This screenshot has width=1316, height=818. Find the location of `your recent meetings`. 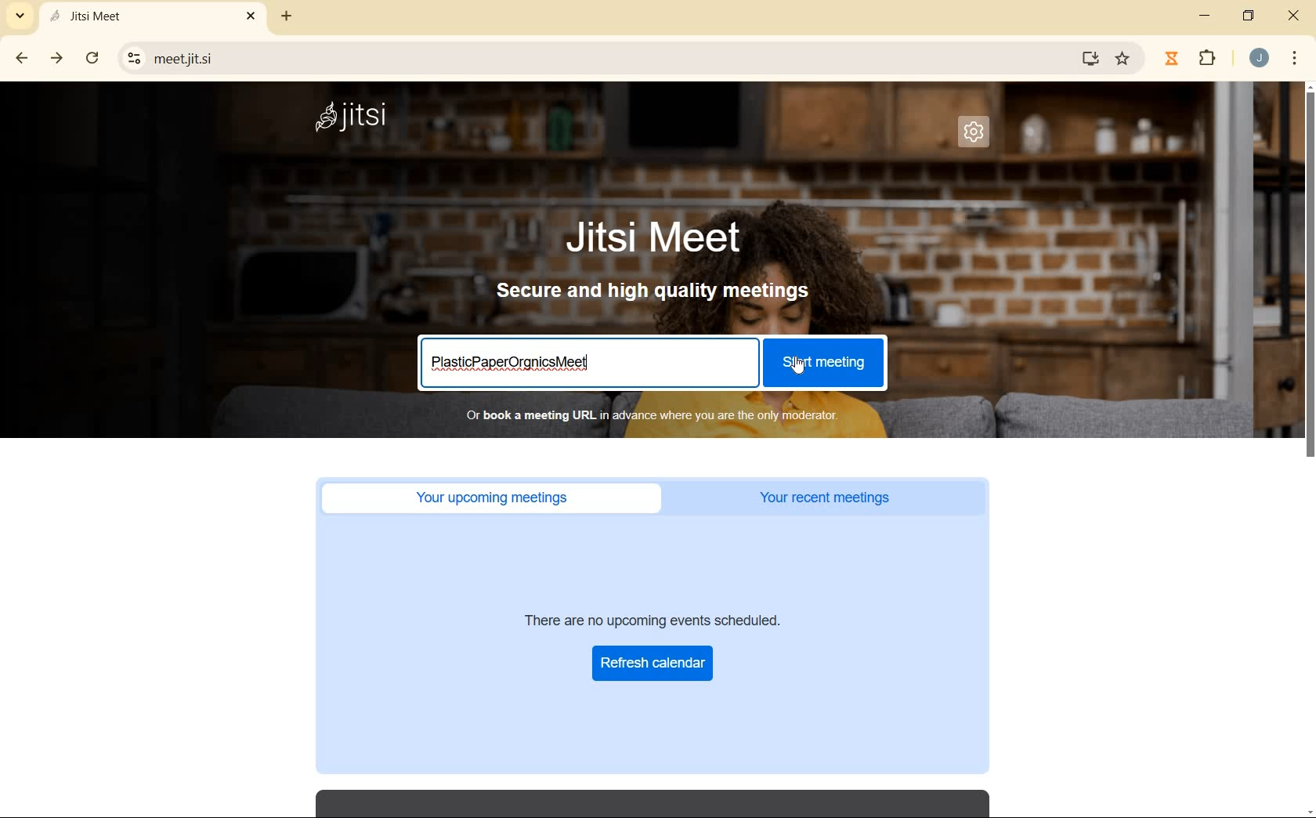

your recent meetings is located at coordinates (873, 498).